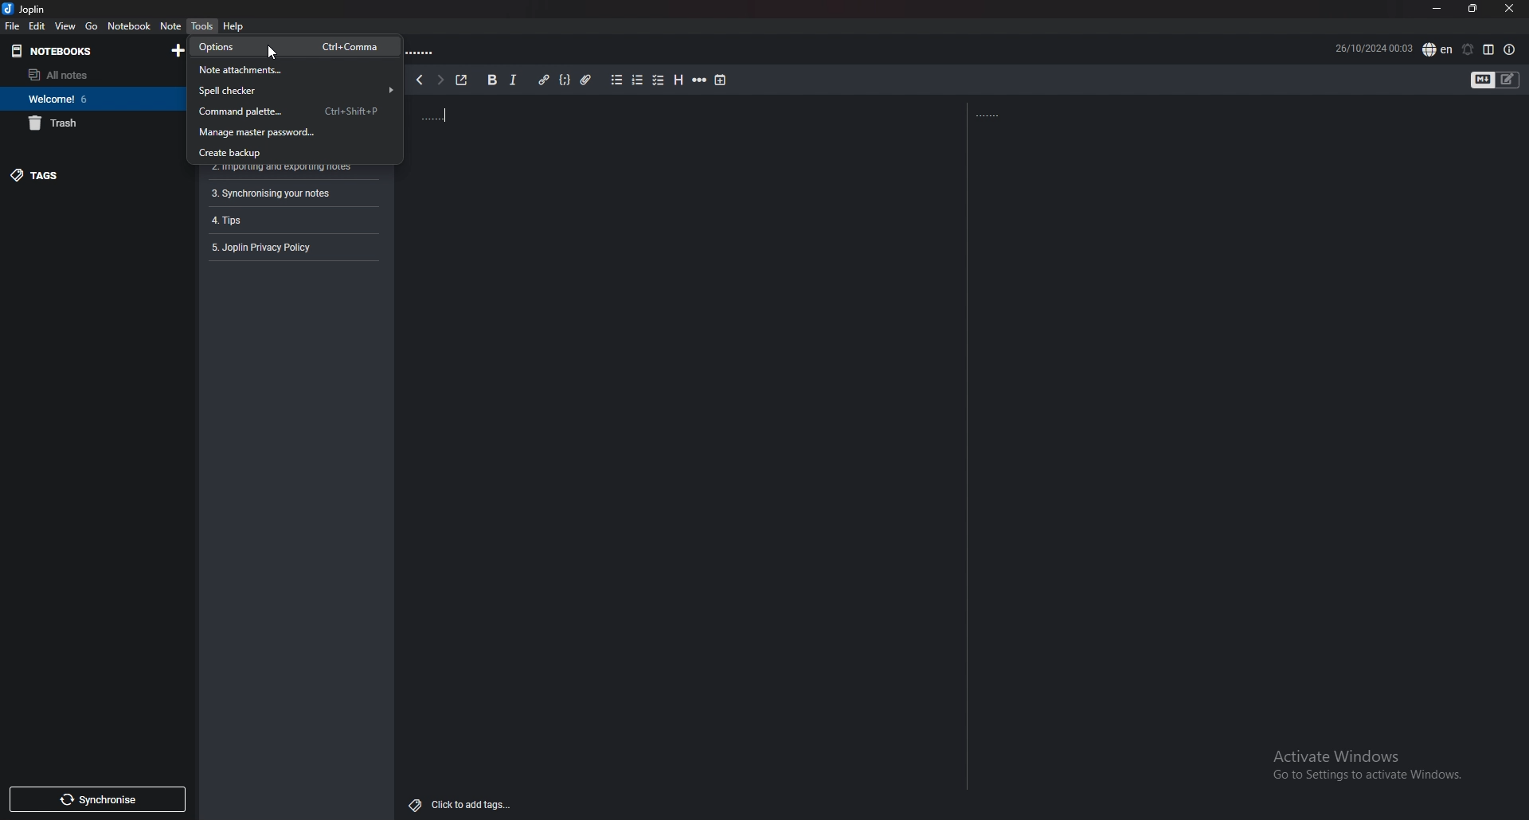 The image size is (1529, 820). Describe the element at coordinates (1374, 46) in the screenshot. I see `26/10/2024 00:03` at that location.